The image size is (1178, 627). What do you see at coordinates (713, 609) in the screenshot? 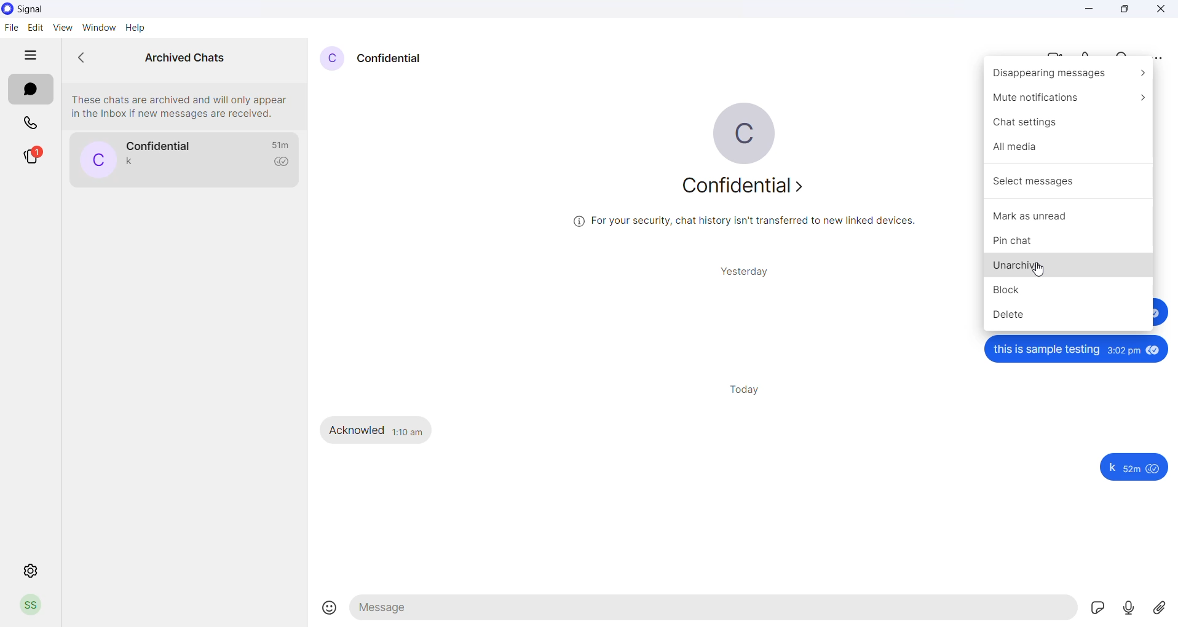
I see `message text area` at bounding box center [713, 609].